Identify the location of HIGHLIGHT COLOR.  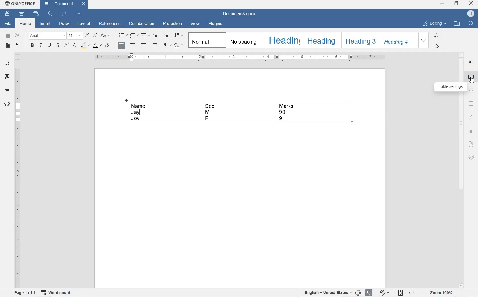
(86, 46).